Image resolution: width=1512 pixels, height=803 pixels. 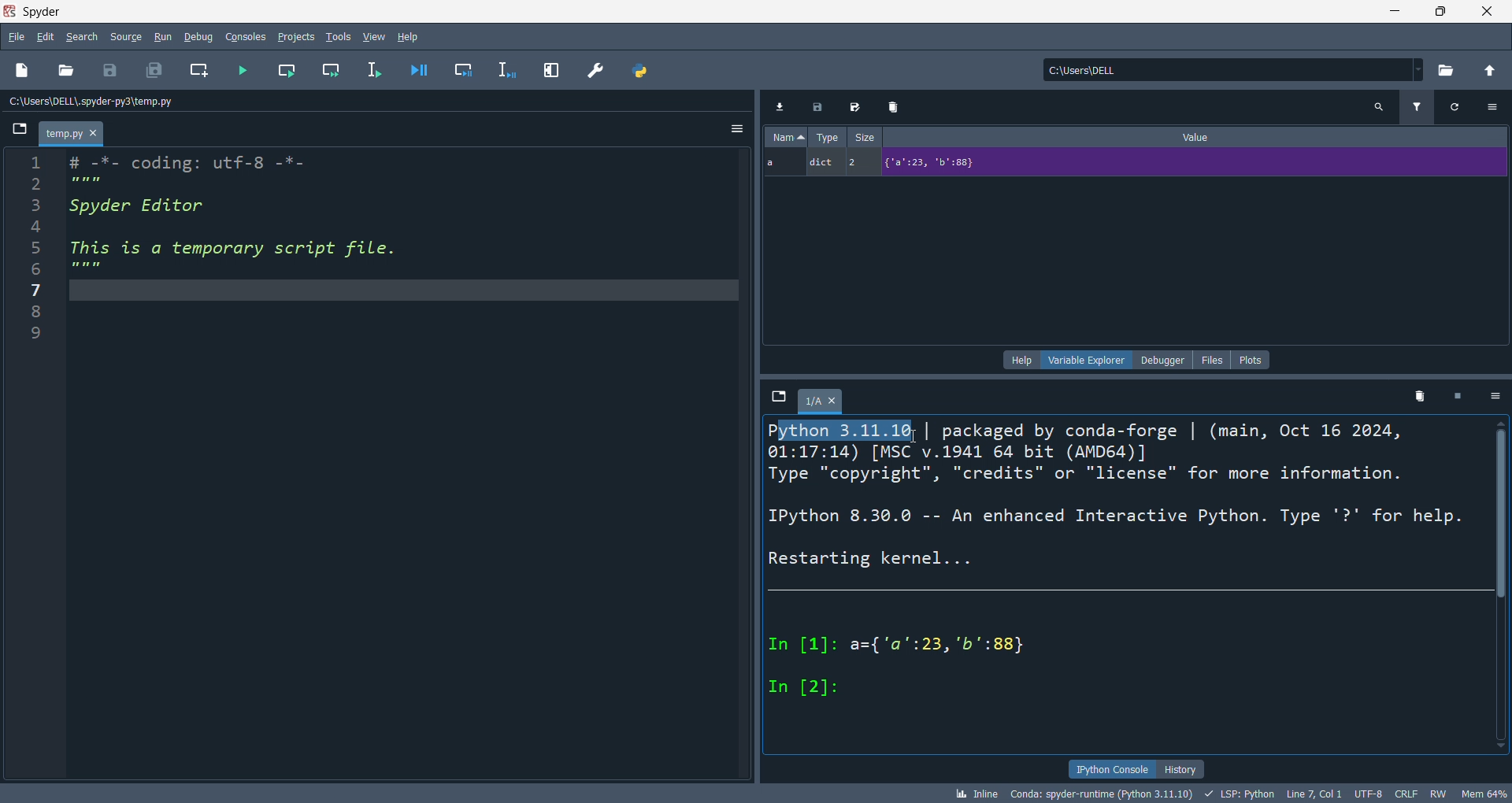 What do you see at coordinates (1386, 12) in the screenshot?
I see `minimize` at bounding box center [1386, 12].